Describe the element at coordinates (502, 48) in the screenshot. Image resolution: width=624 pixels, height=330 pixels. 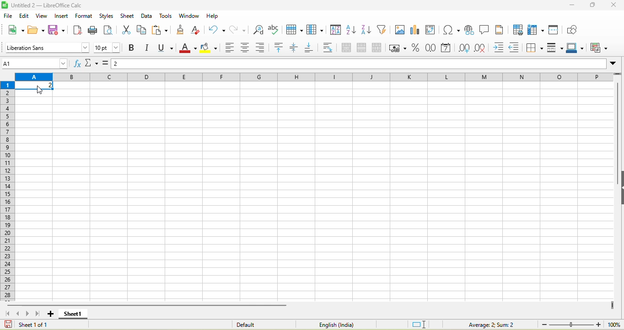
I see `increase indent` at that location.